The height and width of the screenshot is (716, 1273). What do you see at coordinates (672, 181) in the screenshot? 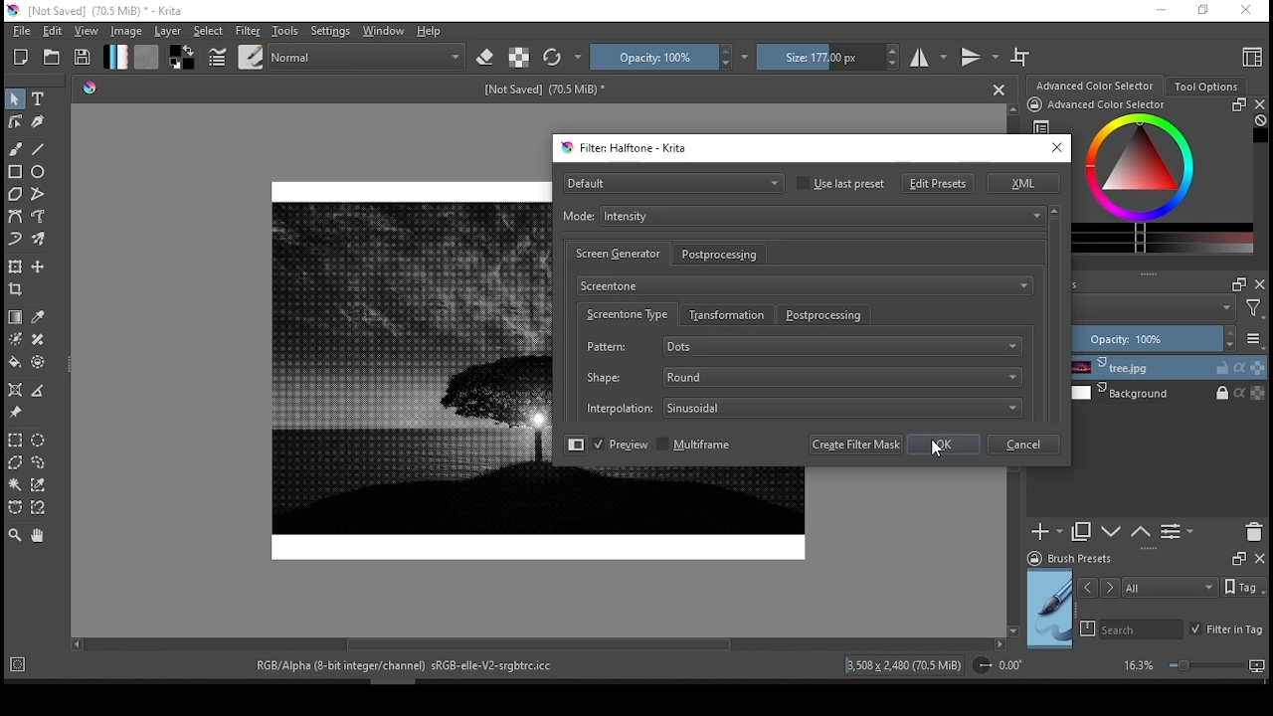
I see `select preset` at bounding box center [672, 181].